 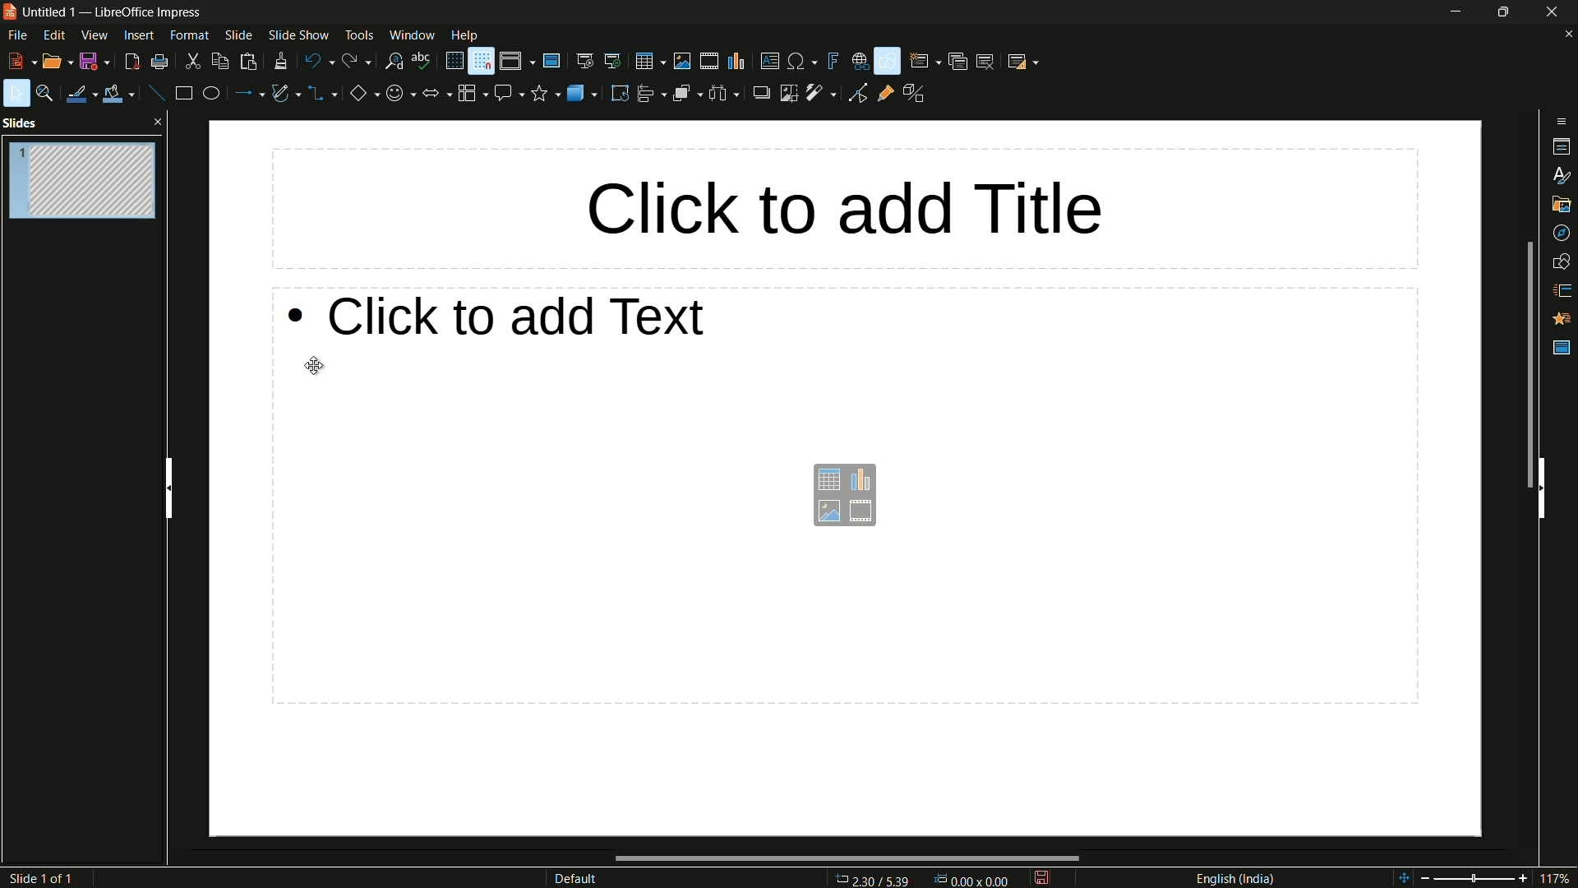 I want to click on clone formatting, so click(x=279, y=60).